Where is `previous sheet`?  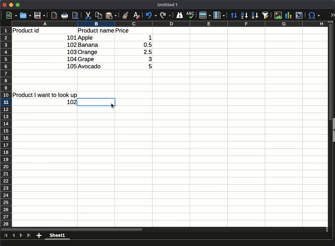 previous sheet is located at coordinates (14, 236).